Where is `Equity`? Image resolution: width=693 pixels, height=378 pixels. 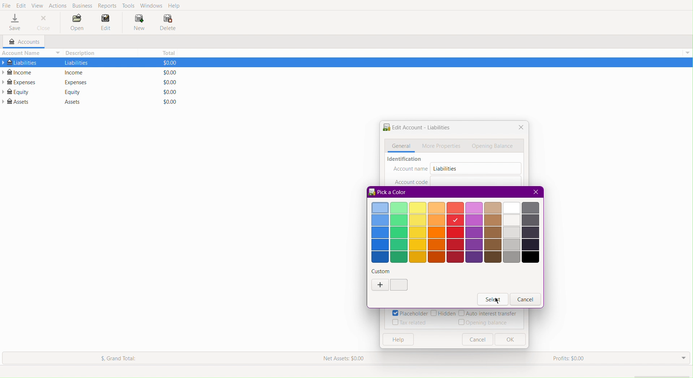 Equity is located at coordinates (73, 92).